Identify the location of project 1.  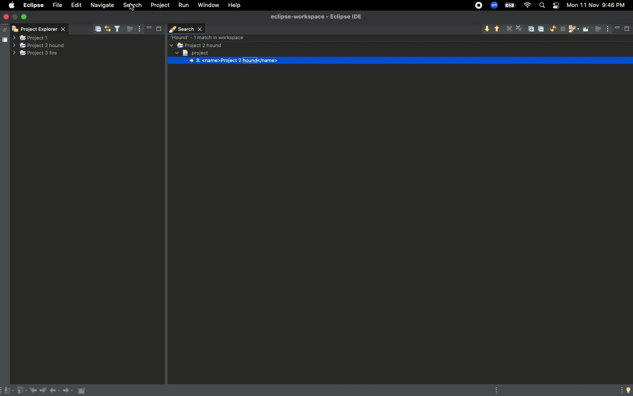
(37, 37).